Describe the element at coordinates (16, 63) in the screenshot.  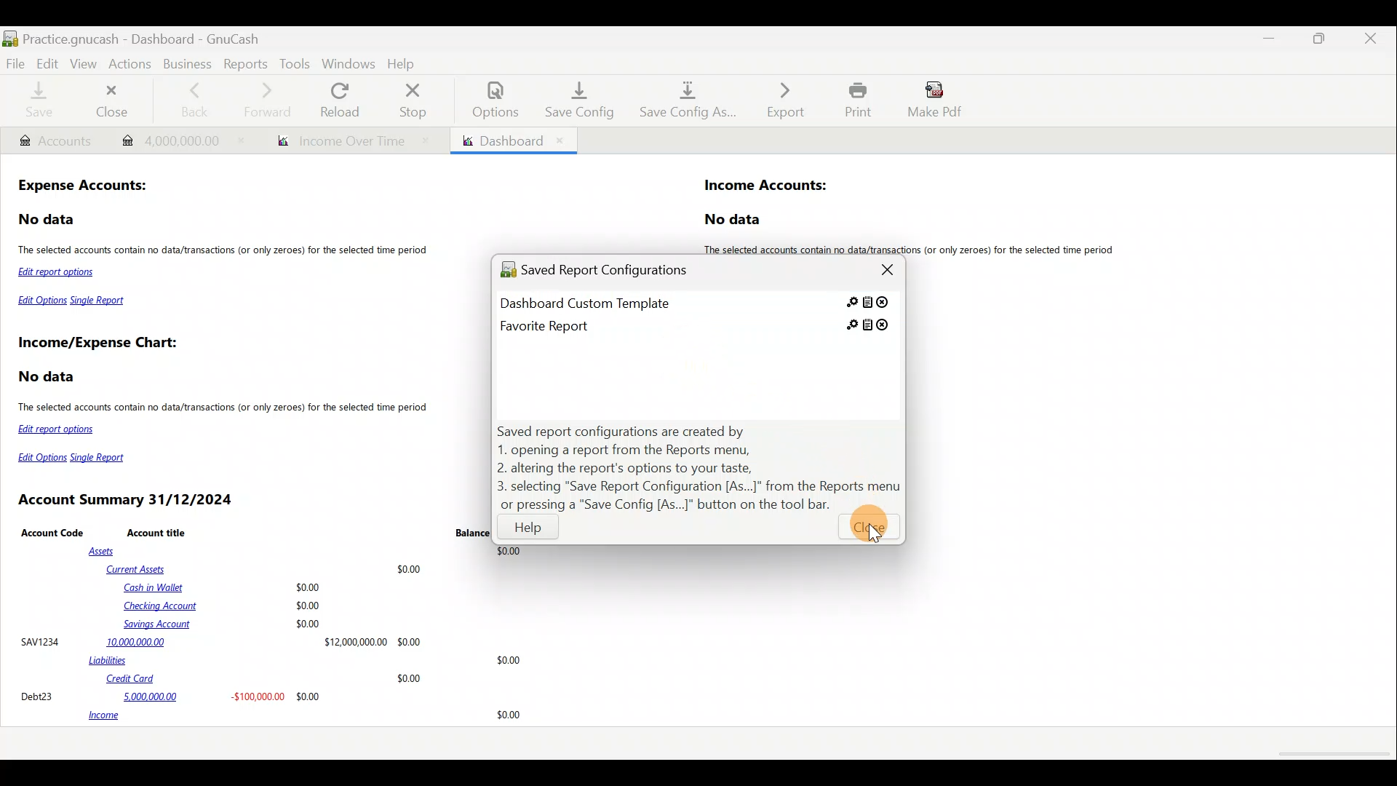
I see `File` at that location.